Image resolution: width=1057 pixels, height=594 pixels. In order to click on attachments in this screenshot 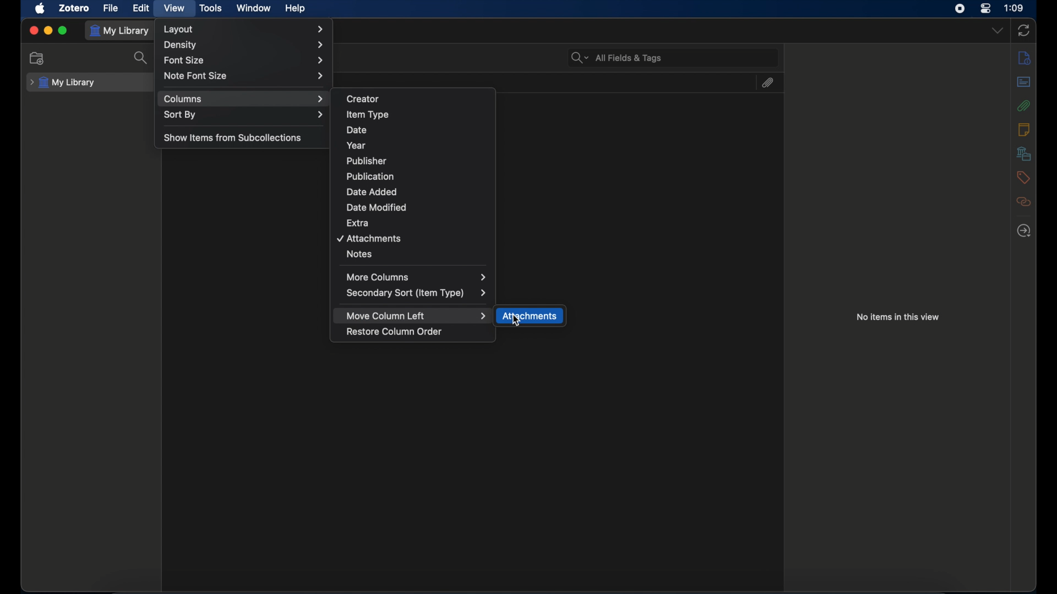, I will do `click(767, 82)`.